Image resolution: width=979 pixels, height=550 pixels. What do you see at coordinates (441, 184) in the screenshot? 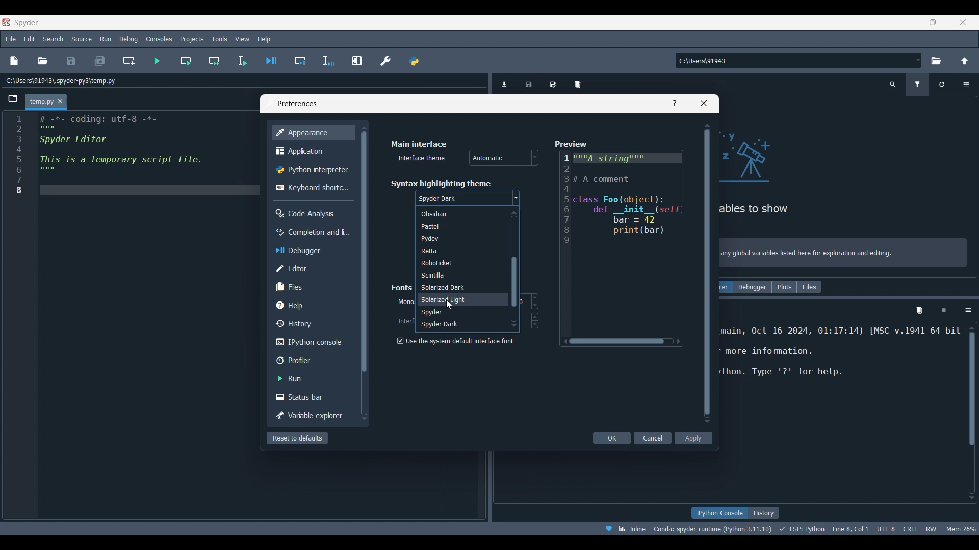
I see `Section title` at bounding box center [441, 184].